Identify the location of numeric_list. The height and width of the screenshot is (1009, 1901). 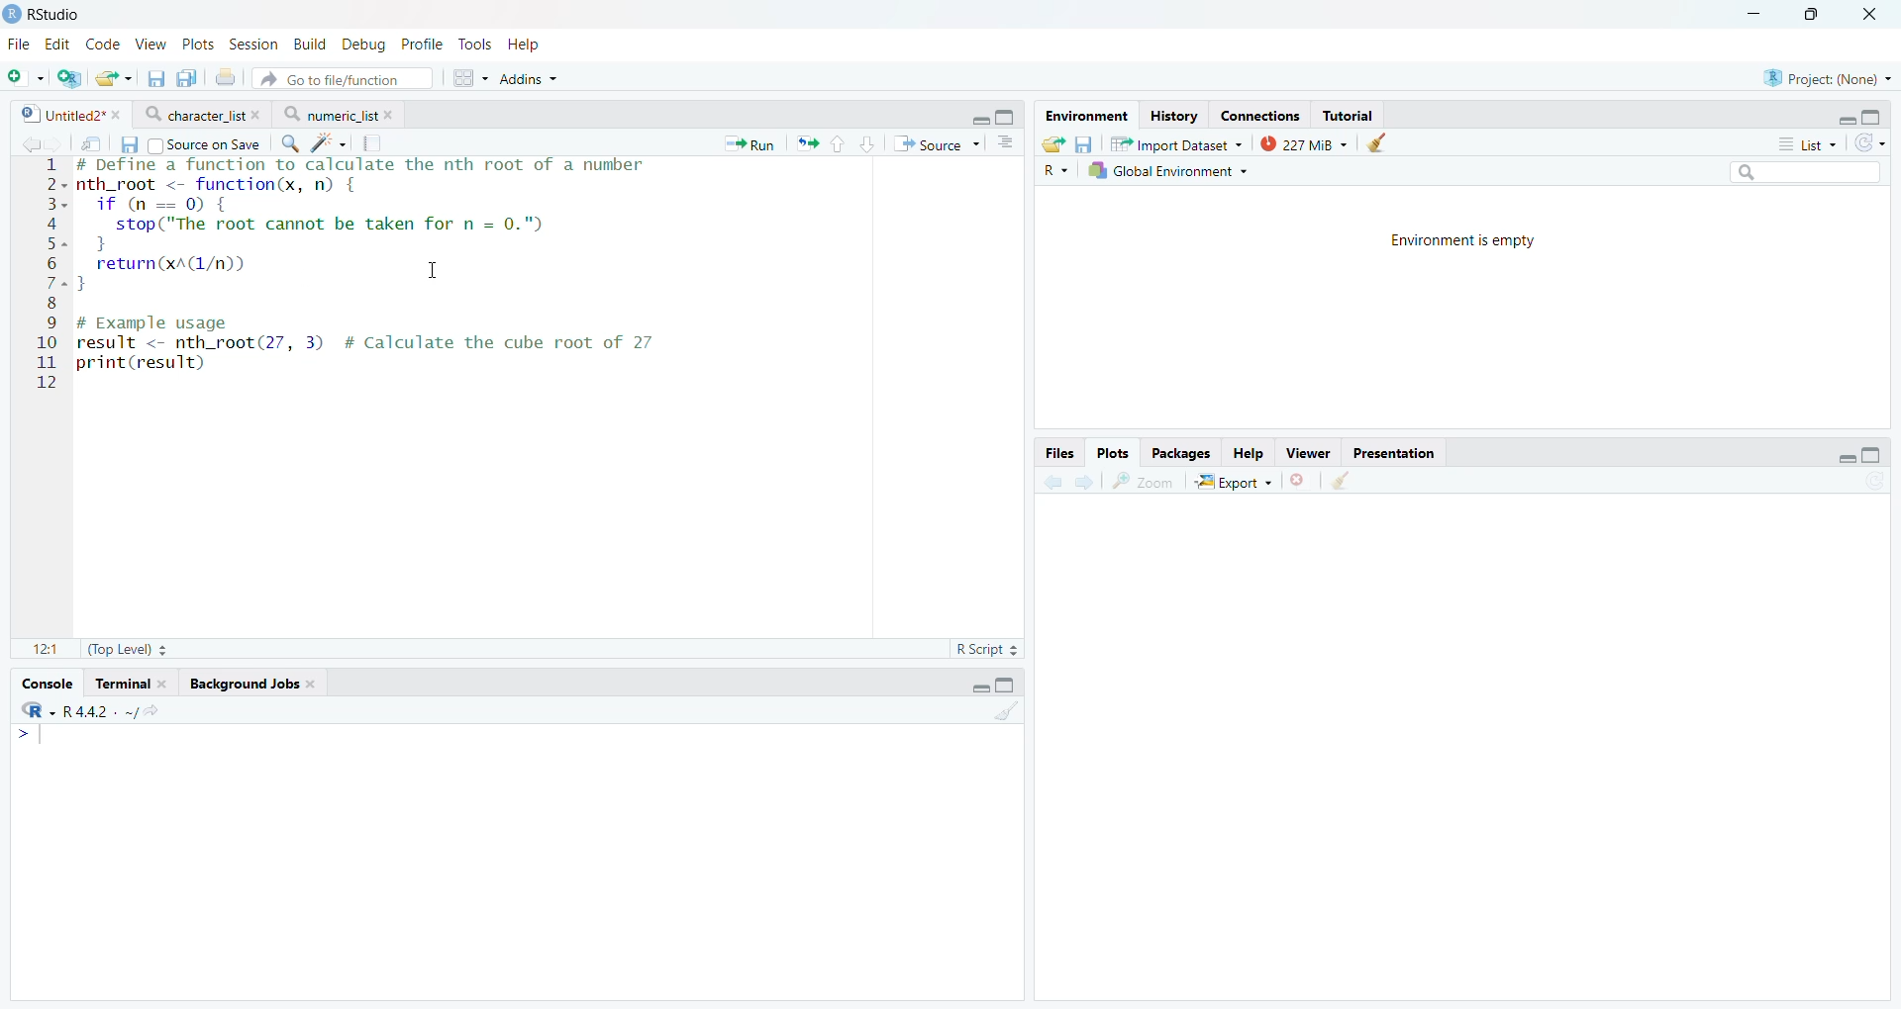
(339, 114).